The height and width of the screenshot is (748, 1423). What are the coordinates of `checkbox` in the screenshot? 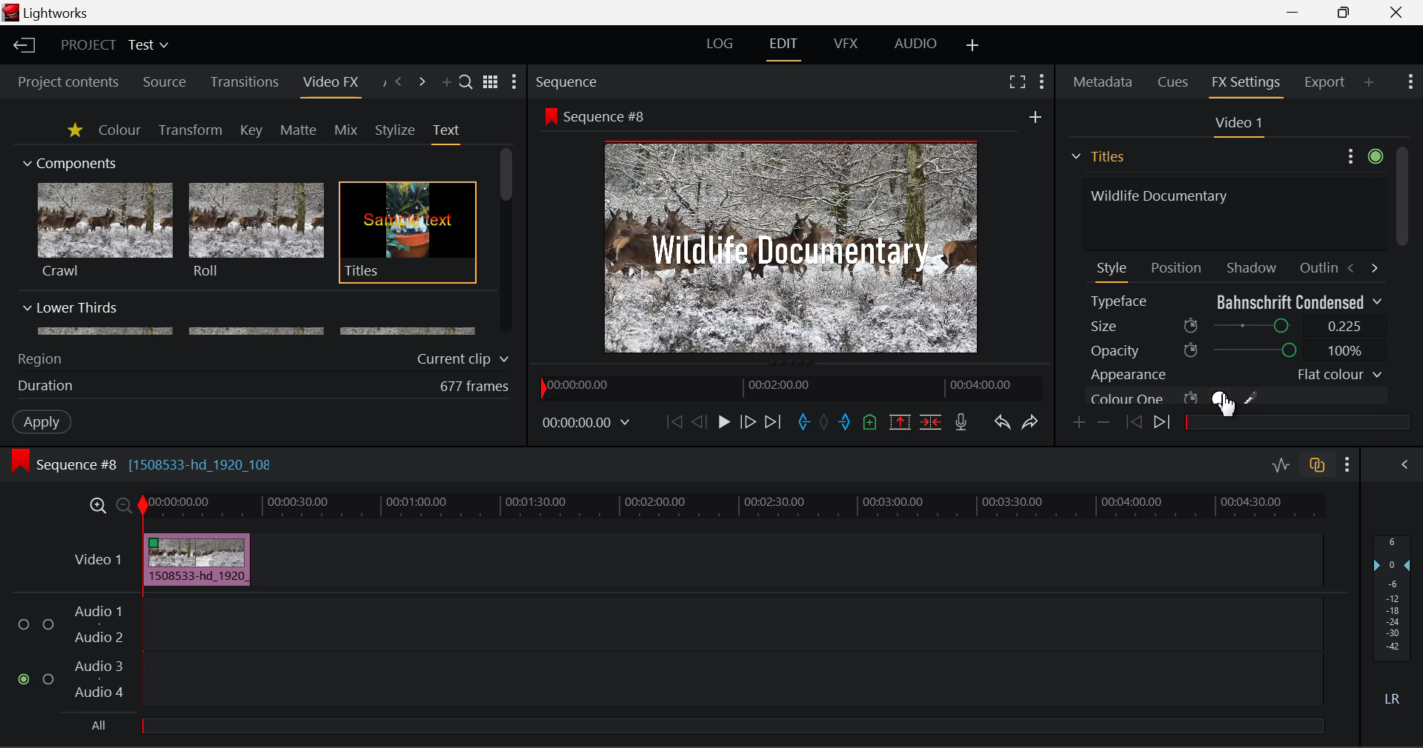 It's located at (27, 625).